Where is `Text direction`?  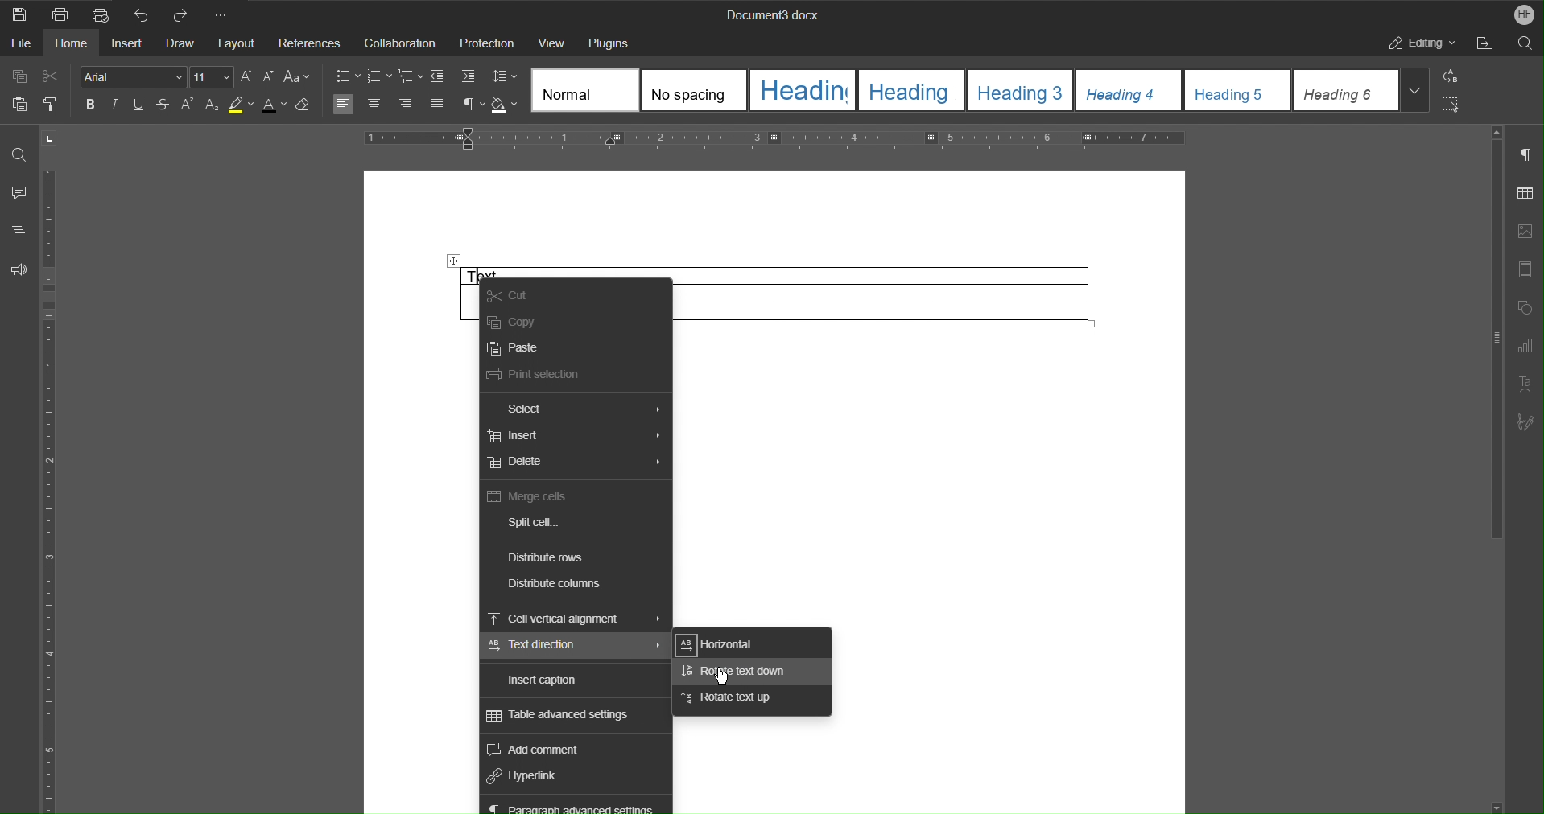
Text direction is located at coordinates (540, 647).